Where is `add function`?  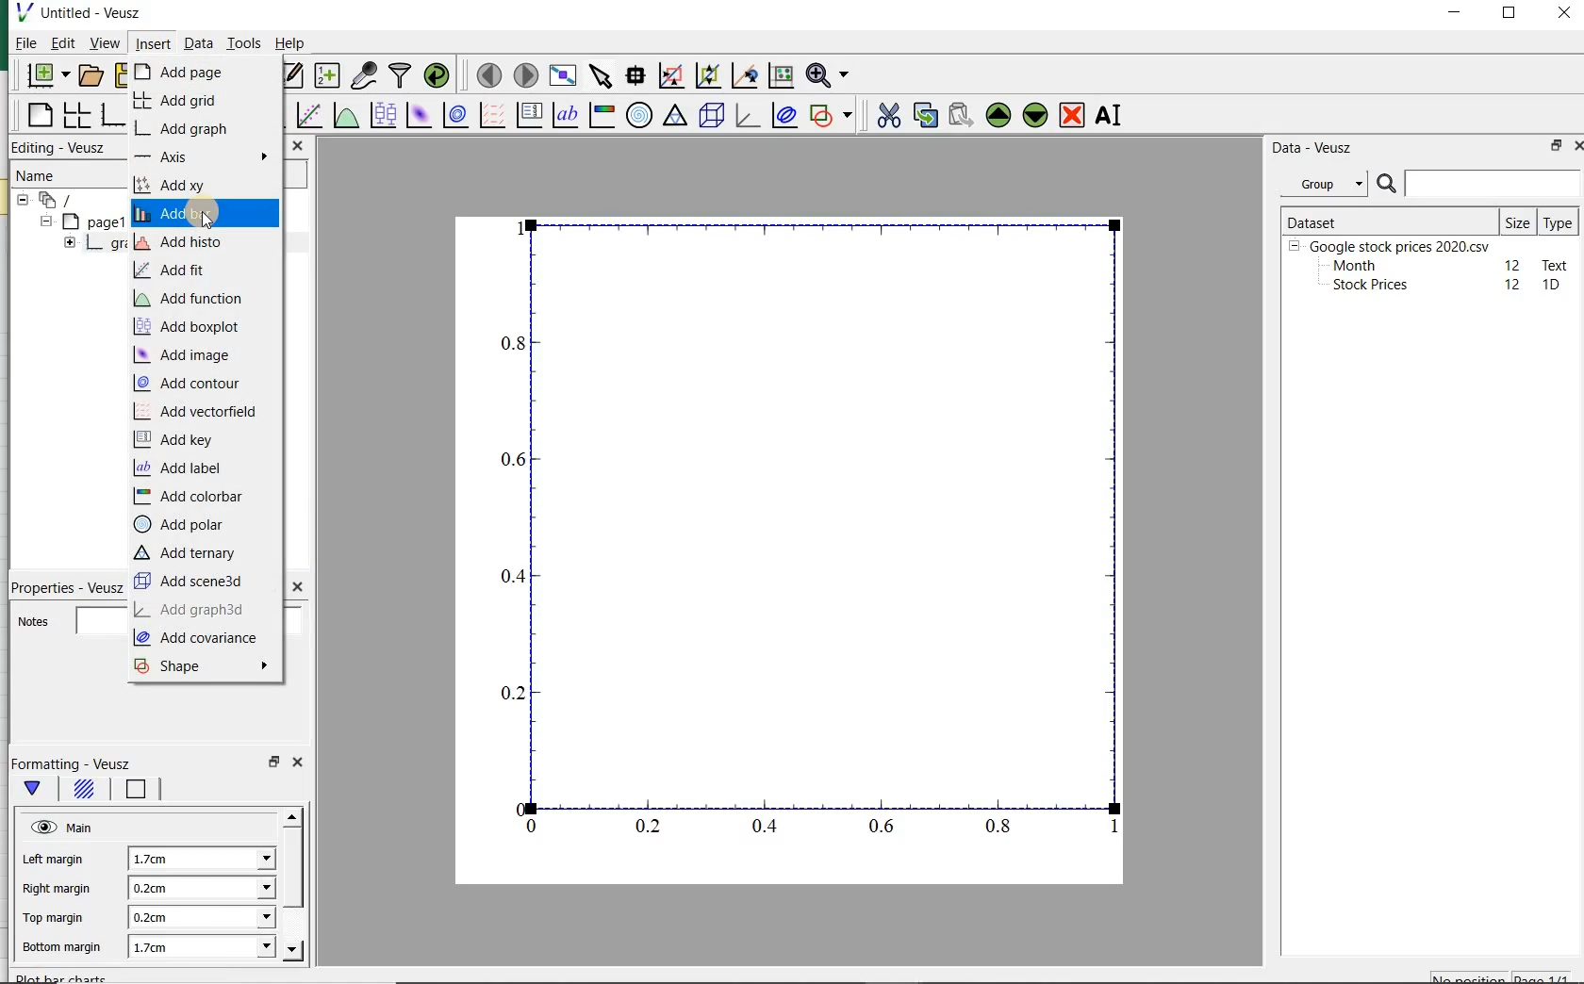
add function is located at coordinates (190, 298).